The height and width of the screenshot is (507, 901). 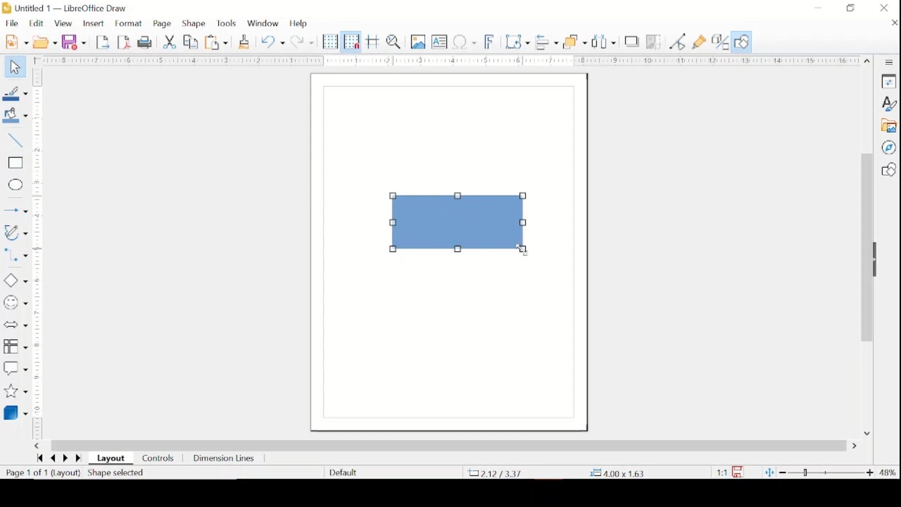 I want to click on this document has been modified, so click(x=730, y=472).